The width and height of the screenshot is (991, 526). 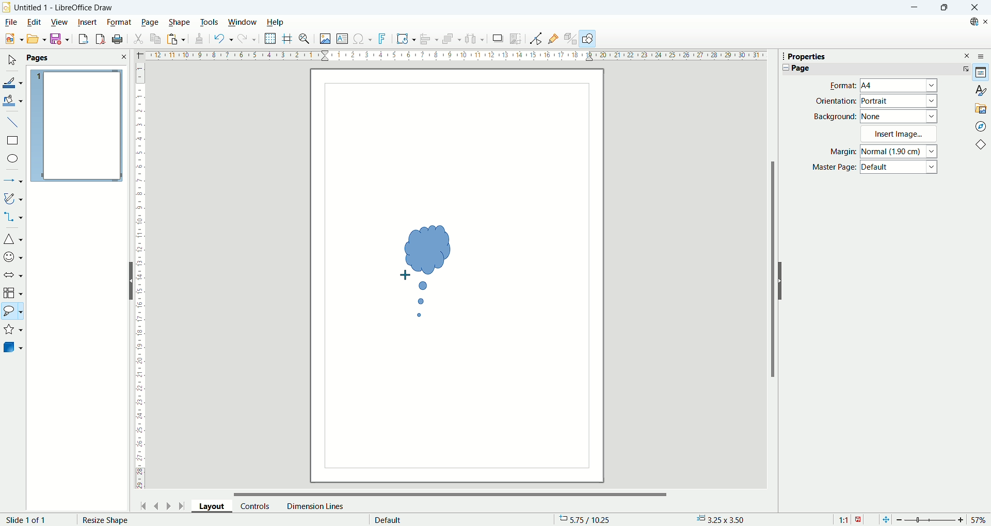 I want to click on window, so click(x=243, y=23).